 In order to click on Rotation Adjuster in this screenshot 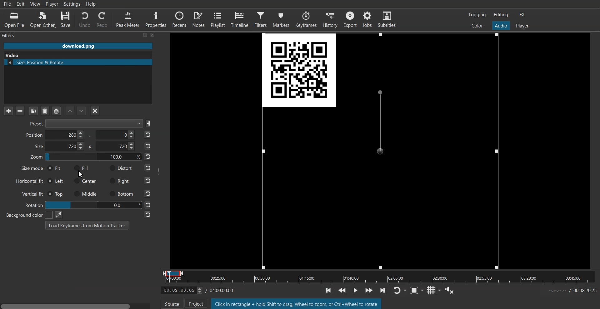, I will do `click(33, 204)`.